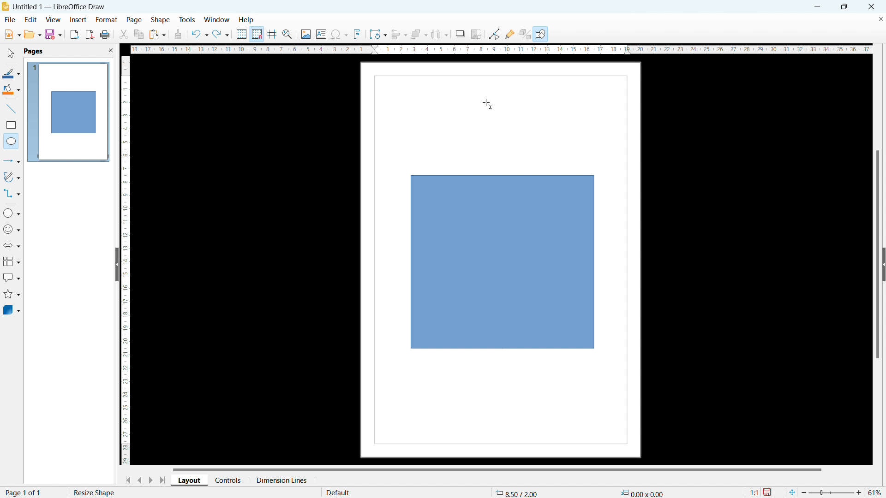 Image resolution: width=886 pixels, height=498 pixels. I want to click on logo, so click(6, 6).